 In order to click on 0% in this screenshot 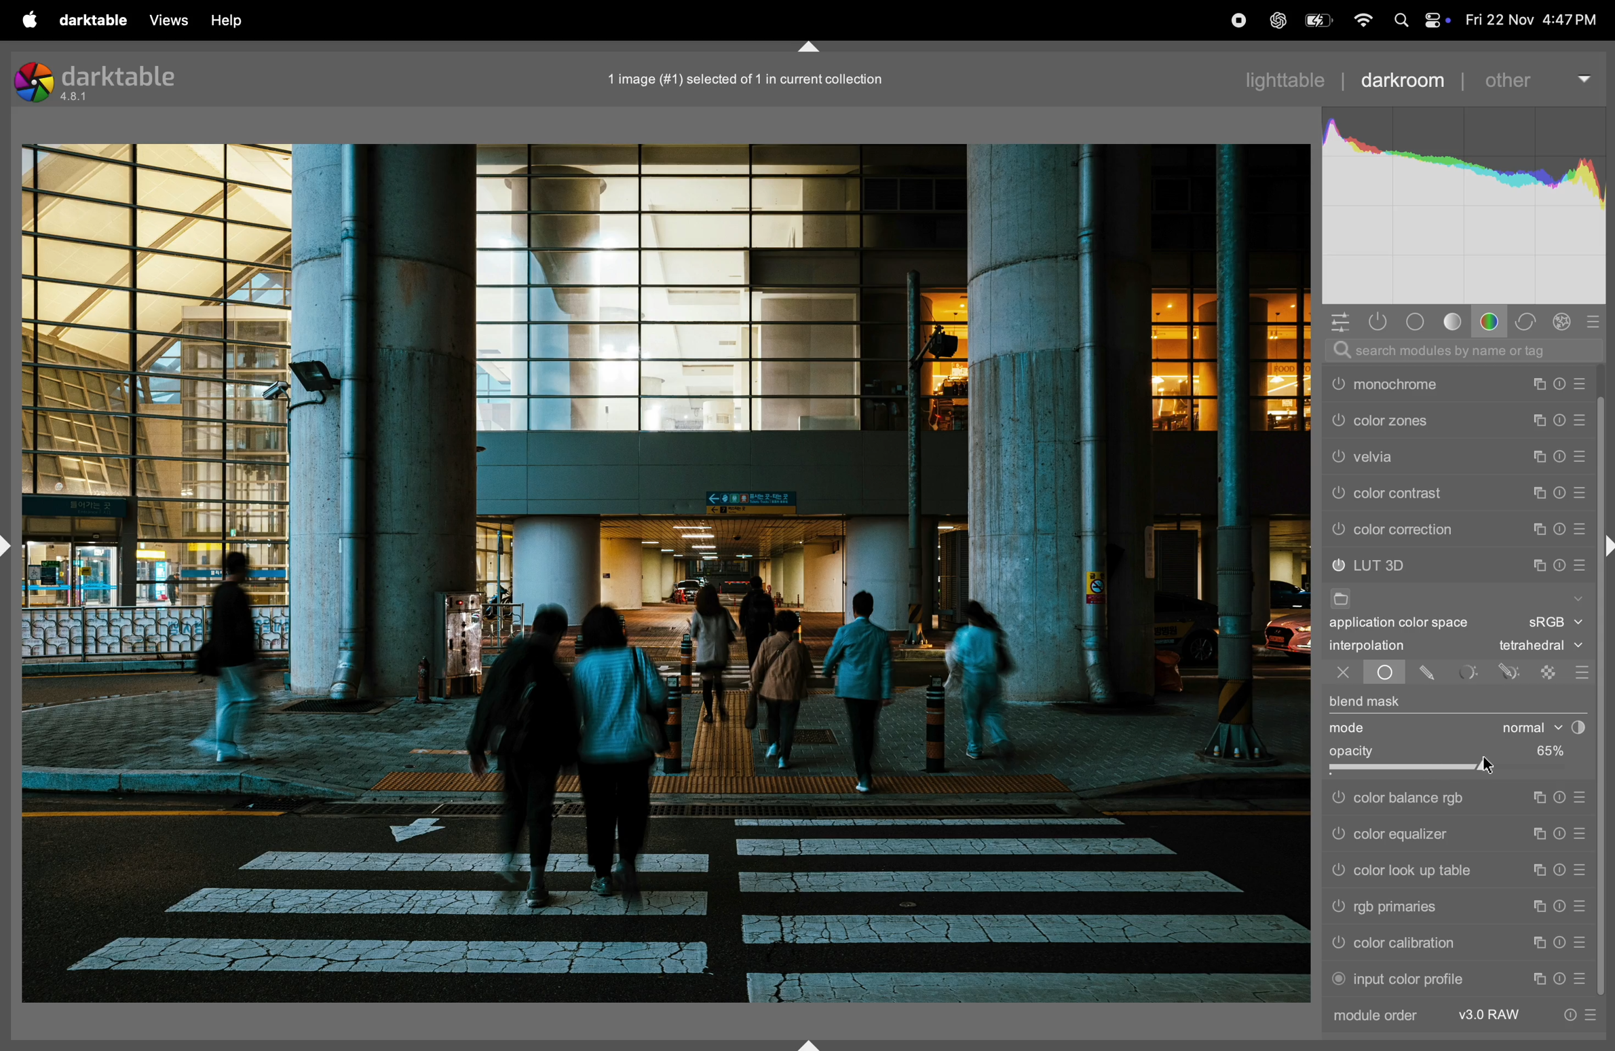, I will do `click(1542, 750)`.